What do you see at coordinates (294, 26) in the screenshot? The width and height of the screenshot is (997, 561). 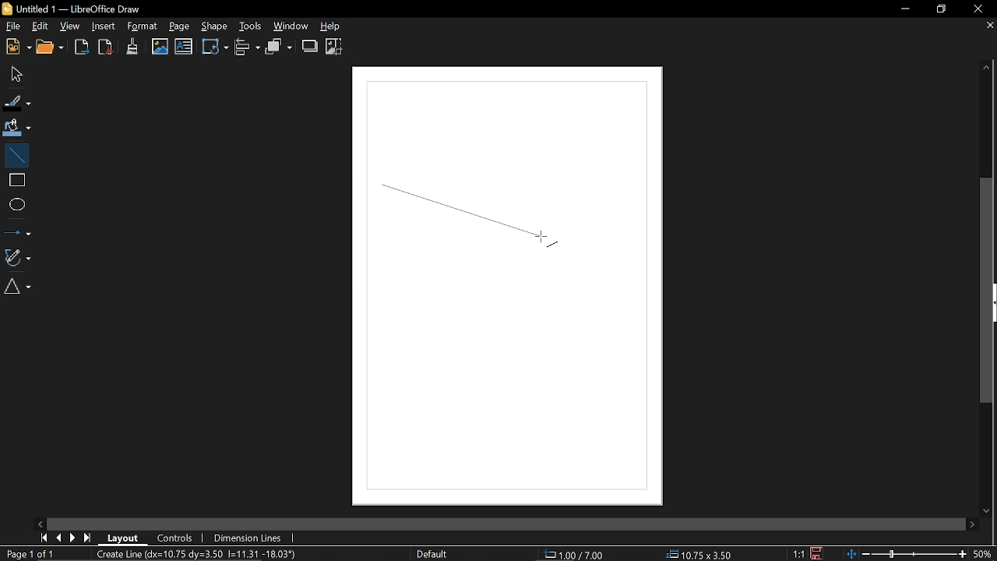 I see `Window` at bounding box center [294, 26].